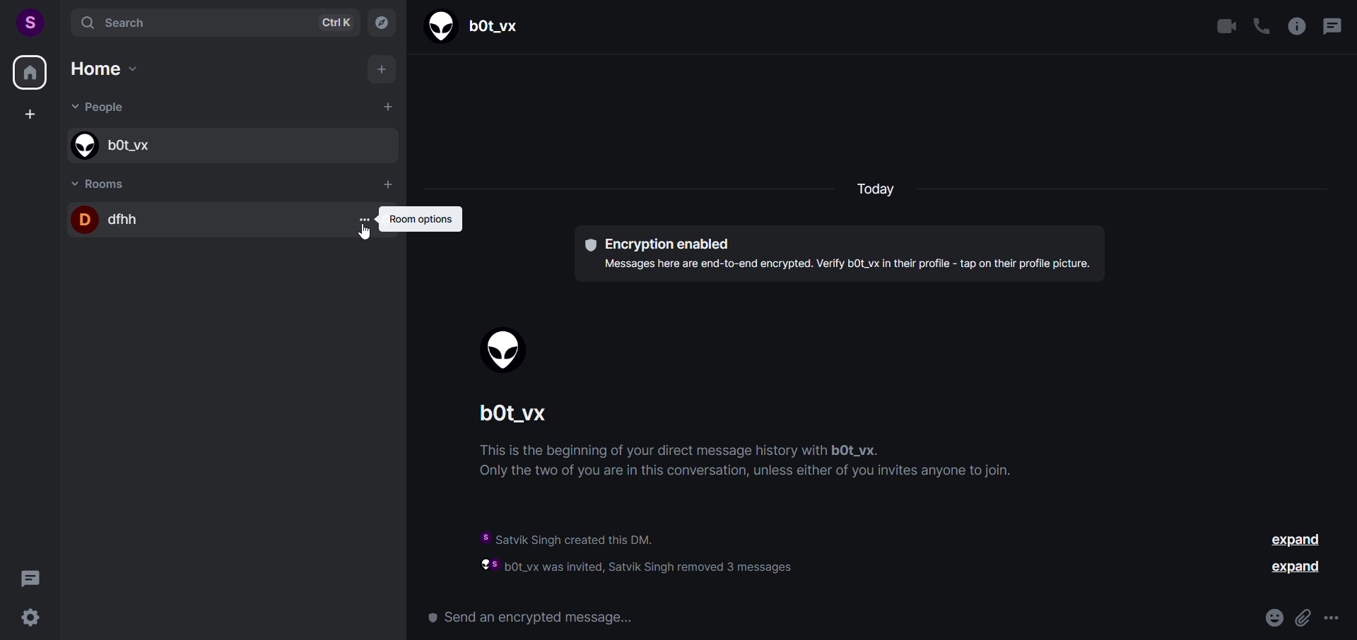  Describe the element at coordinates (30, 617) in the screenshot. I see `quick setting` at that location.